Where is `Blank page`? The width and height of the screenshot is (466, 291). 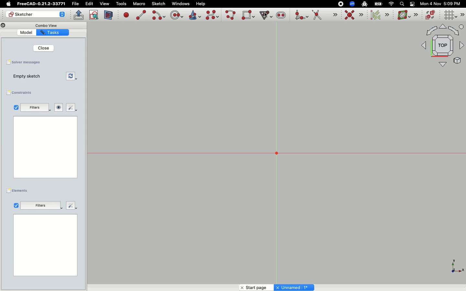
Blank page is located at coordinates (46, 245).